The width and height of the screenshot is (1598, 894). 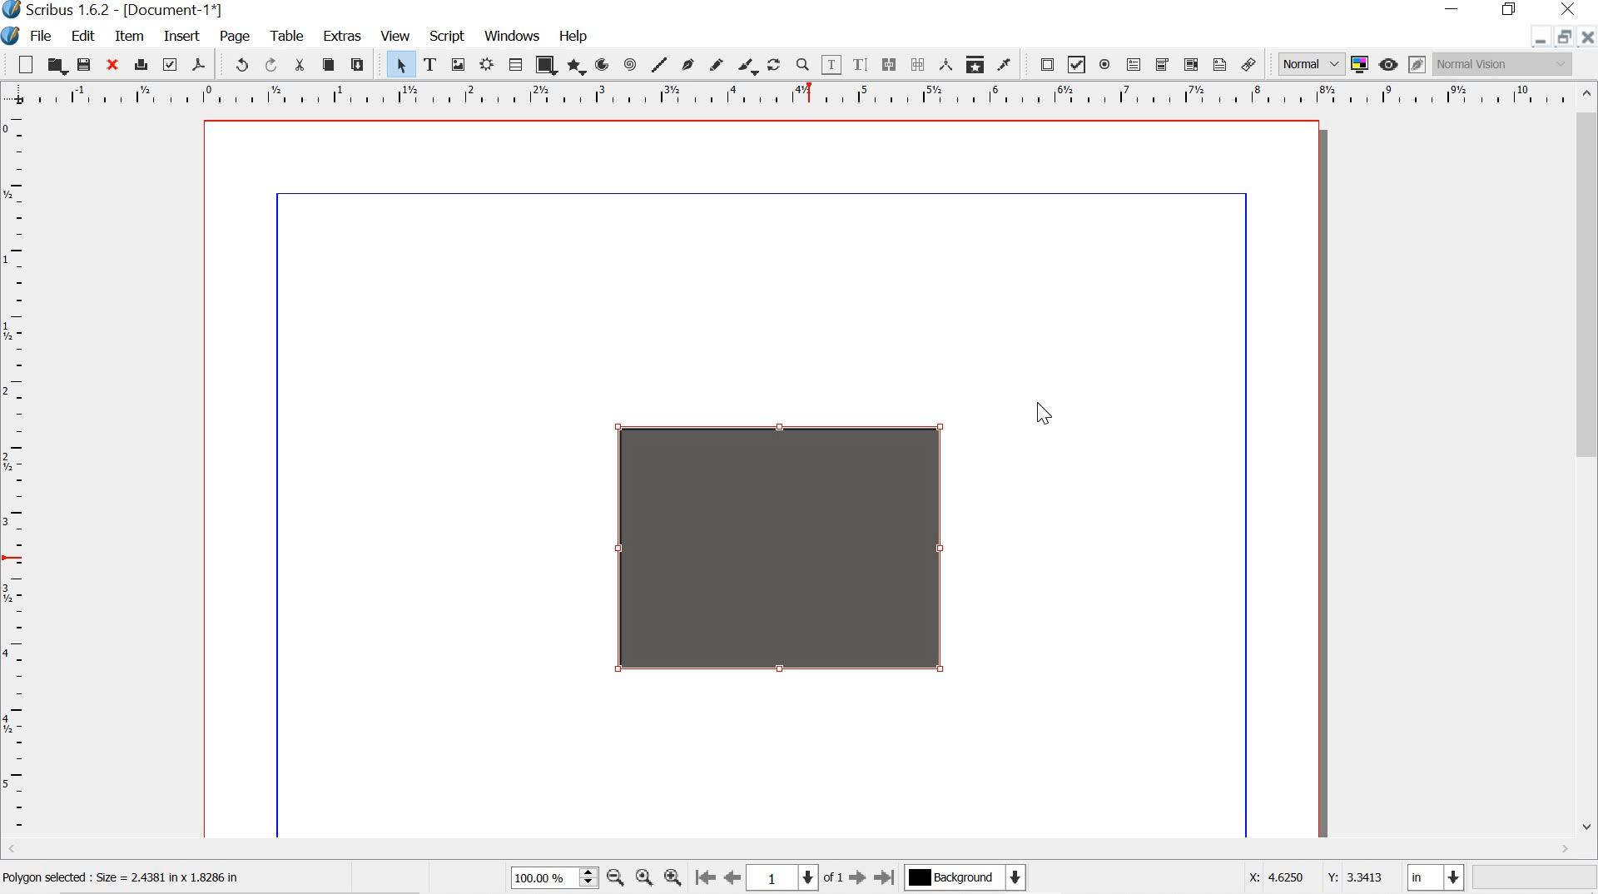 What do you see at coordinates (704, 879) in the screenshot?
I see `go to first page` at bounding box center [704, 879].